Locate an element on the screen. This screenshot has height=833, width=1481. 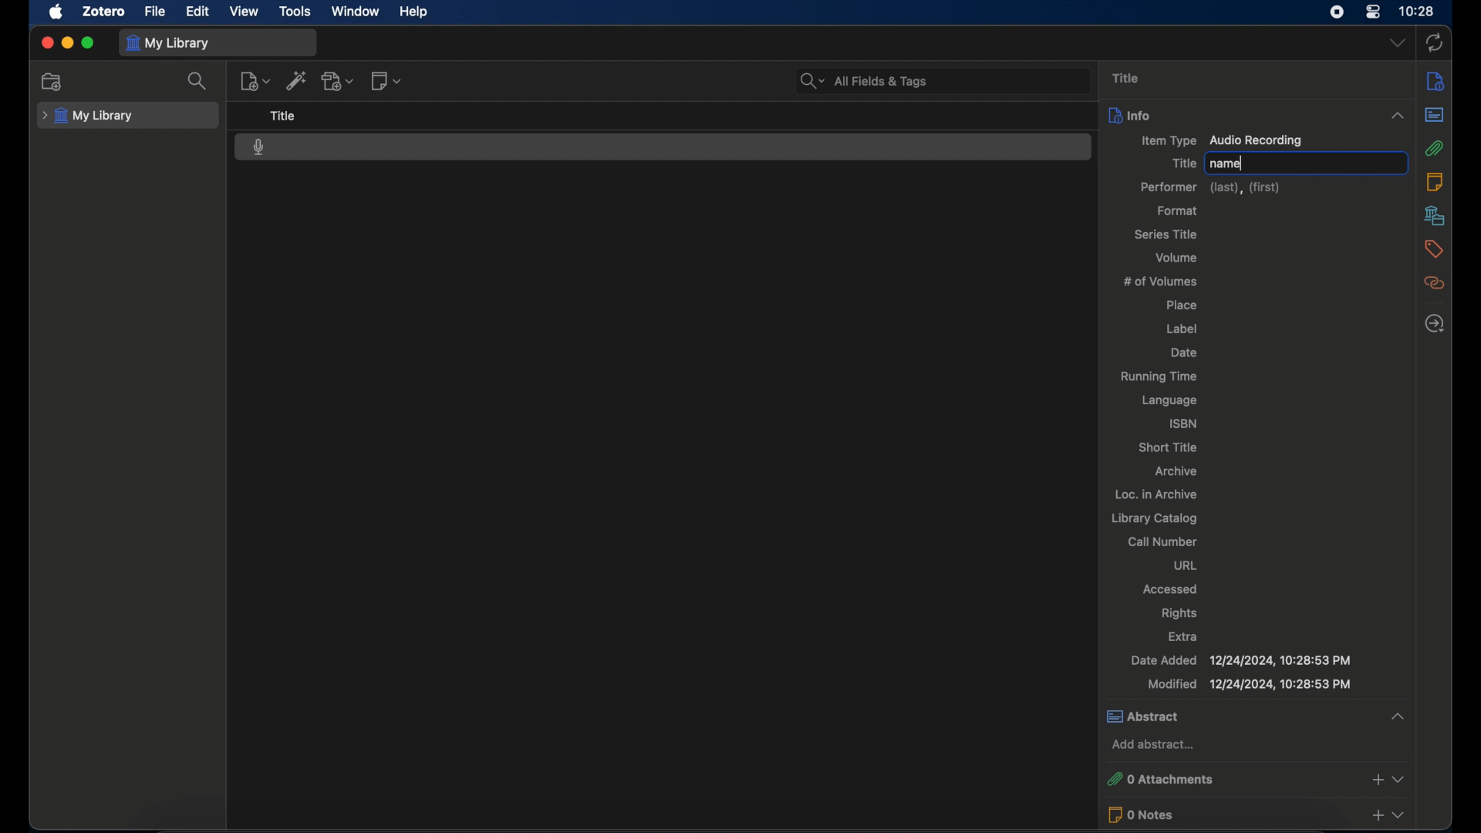
attachments is located at coordinates (1436, 149).